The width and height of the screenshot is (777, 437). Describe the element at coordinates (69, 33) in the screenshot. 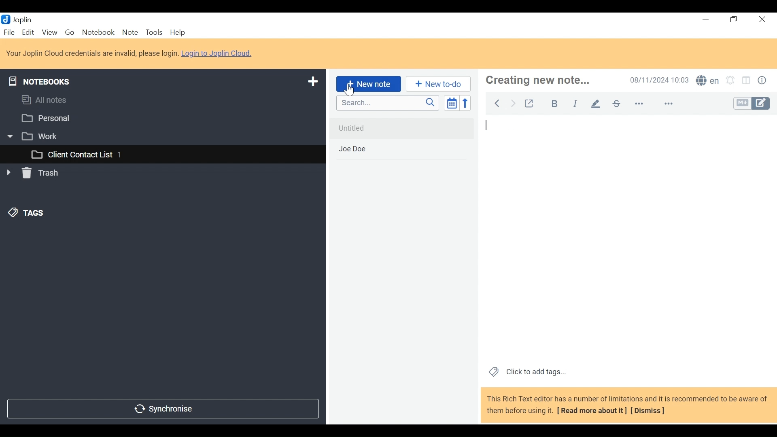

I see `Go` at that location.